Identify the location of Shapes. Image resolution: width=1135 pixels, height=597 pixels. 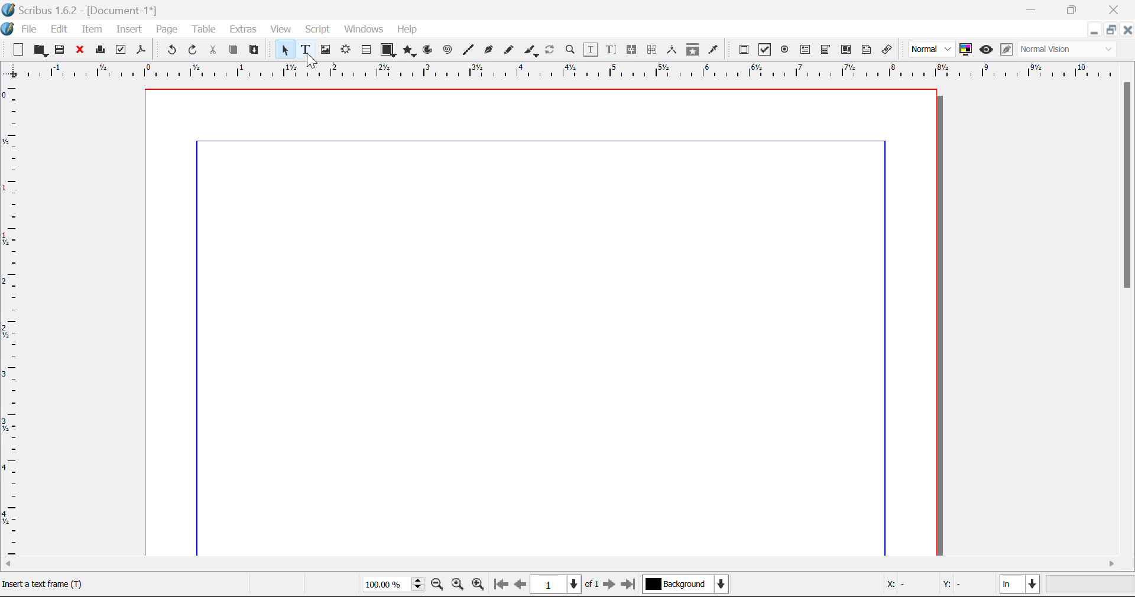
(388, 49).